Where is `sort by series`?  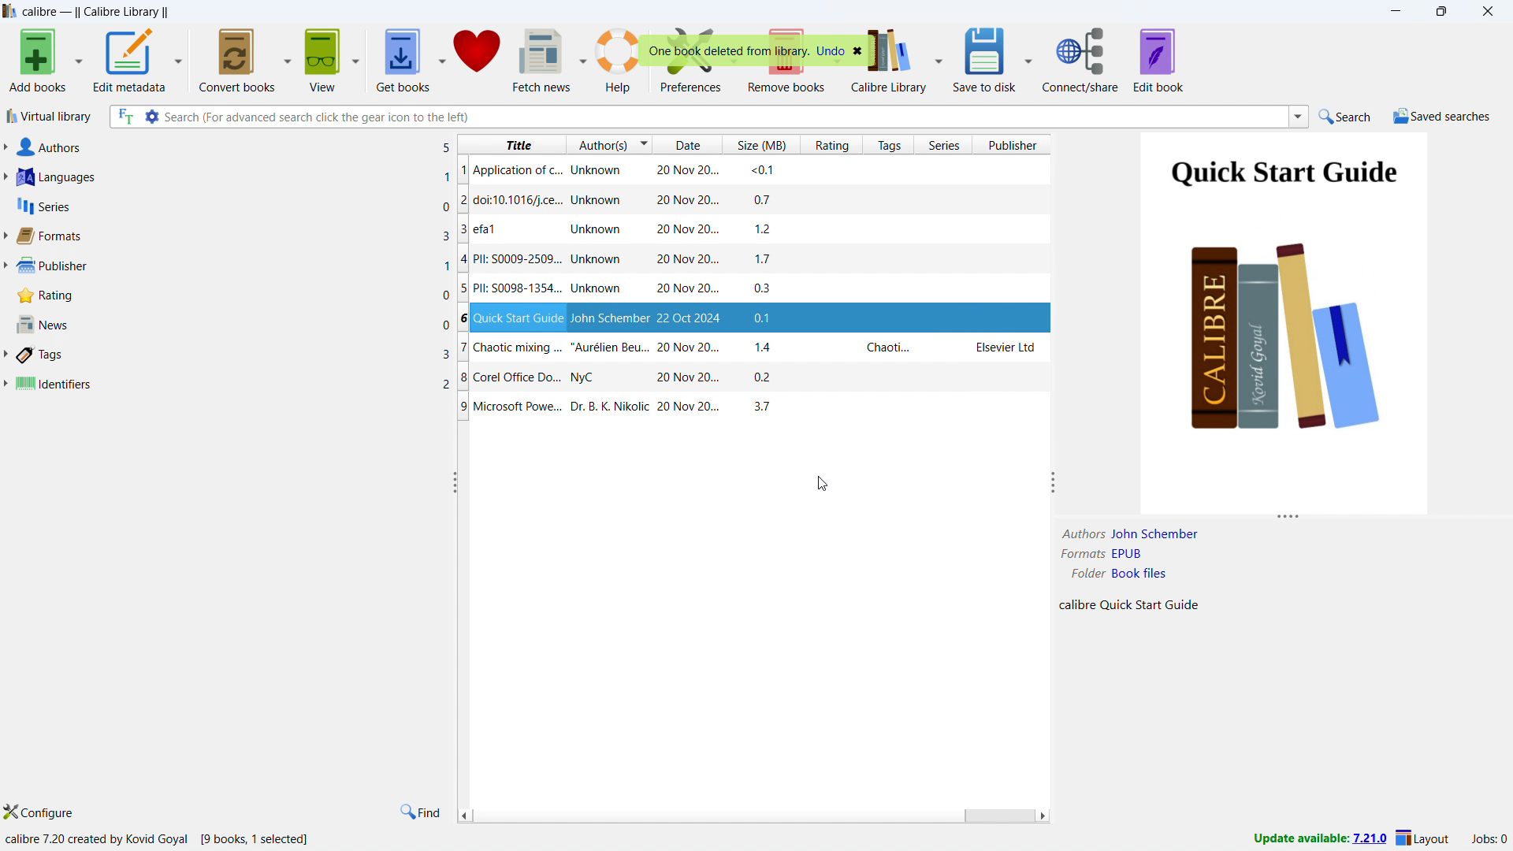 sort by series is located at coordinates (948, 144).